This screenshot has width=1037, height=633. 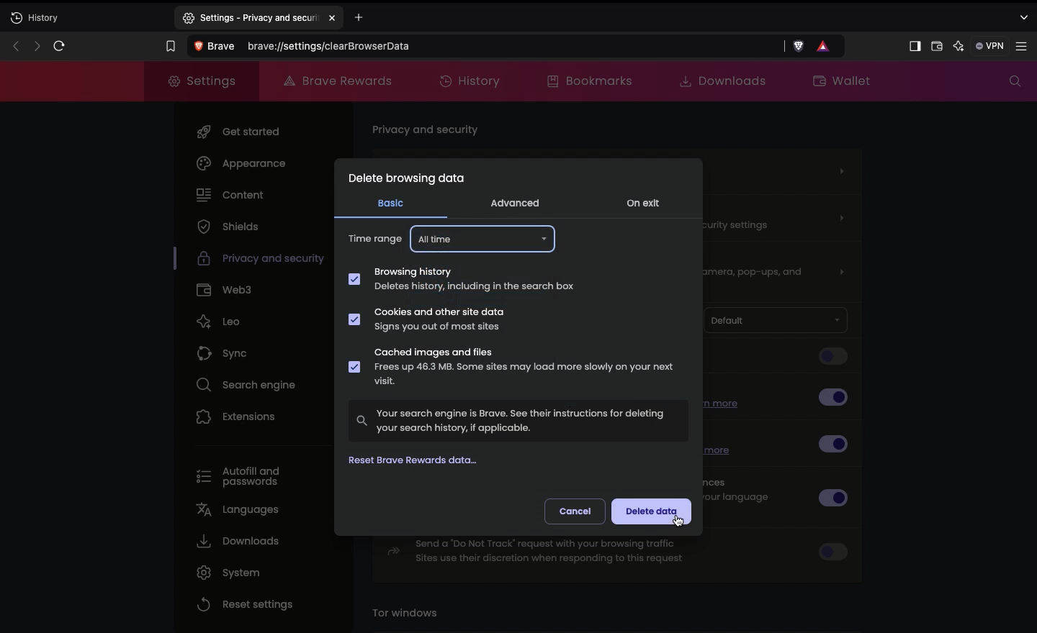 What do you see at coordinates (227, 291) in the screenshot?
I see `Web3` at bounding box center [227, 291].